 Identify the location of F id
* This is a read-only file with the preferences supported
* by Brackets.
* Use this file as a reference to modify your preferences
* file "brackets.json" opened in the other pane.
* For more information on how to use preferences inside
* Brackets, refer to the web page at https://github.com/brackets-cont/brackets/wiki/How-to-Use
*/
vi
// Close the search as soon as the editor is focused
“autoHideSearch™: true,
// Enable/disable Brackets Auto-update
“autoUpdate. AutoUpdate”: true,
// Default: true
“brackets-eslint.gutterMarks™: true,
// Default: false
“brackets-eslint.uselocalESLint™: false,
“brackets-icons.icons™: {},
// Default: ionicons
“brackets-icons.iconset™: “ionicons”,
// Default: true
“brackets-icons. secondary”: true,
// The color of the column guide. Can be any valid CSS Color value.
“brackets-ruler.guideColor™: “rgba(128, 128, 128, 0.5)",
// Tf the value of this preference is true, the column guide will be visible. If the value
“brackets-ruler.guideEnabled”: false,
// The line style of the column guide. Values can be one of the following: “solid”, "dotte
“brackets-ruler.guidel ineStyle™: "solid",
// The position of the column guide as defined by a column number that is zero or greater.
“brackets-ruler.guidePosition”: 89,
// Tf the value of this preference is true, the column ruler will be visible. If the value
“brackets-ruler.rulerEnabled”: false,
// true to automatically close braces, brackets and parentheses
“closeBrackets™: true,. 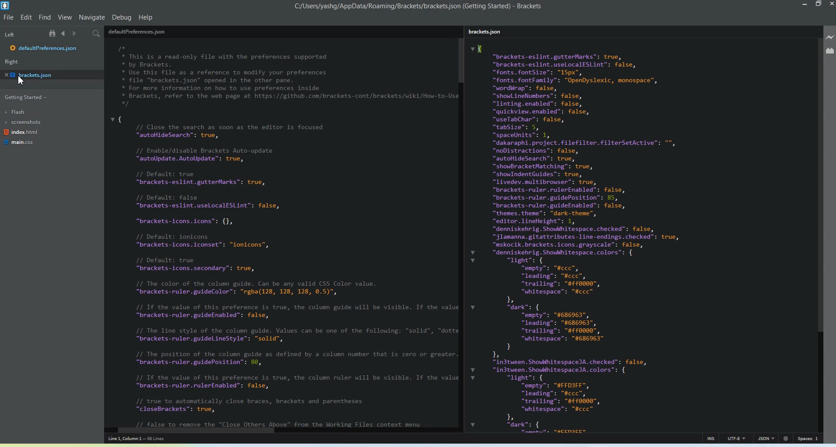
(282, 236).